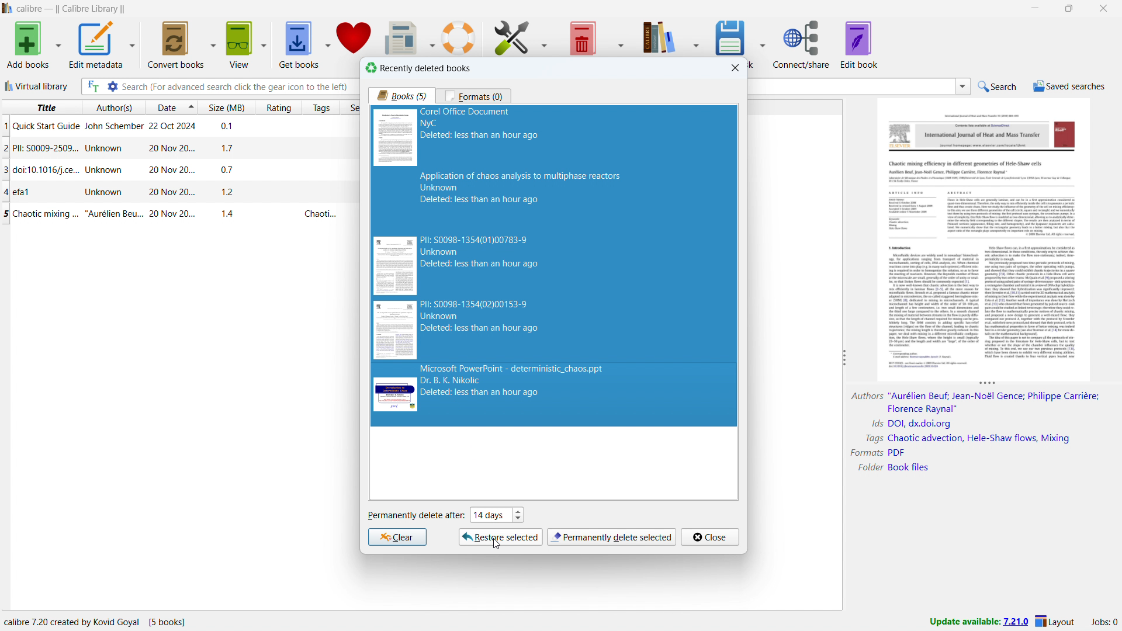 The image size is (1122, 631). What do you see at coordinates (732, 36) in the screenshot?
I see `save to disk` at bounding box center [732, 36].